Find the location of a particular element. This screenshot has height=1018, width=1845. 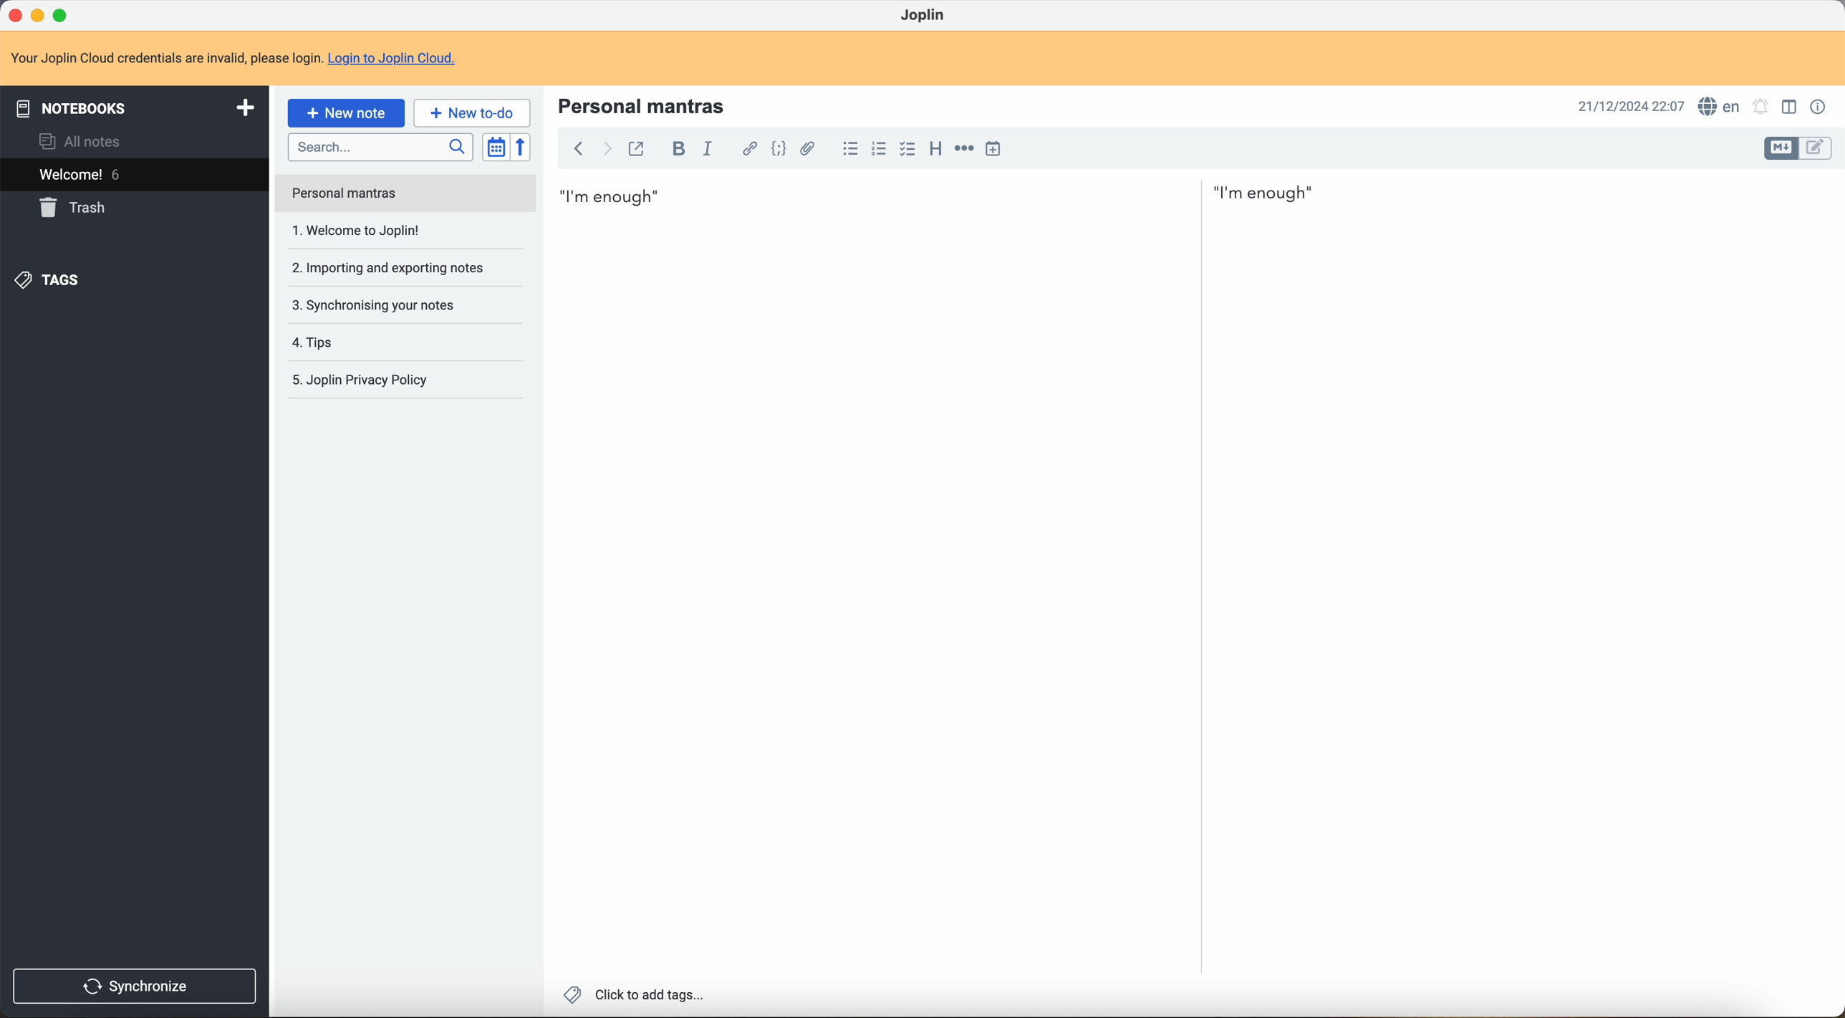

body text is located at coordinates (1516, 565).